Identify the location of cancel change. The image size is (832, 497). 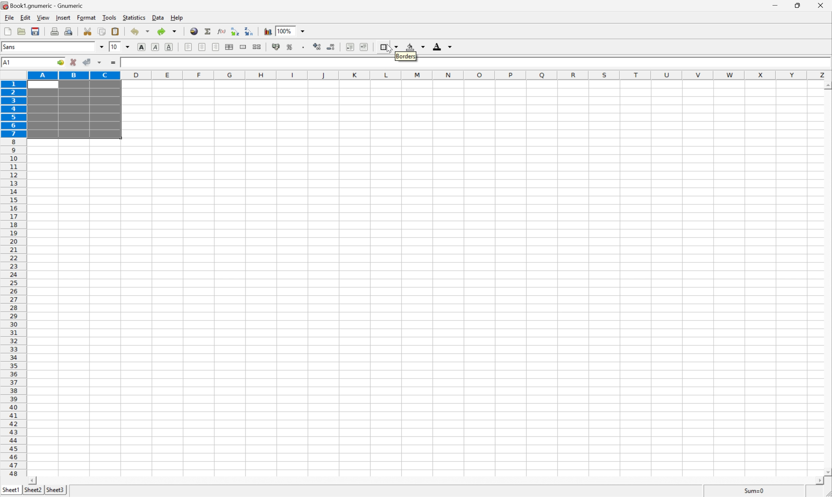
(73, 63).